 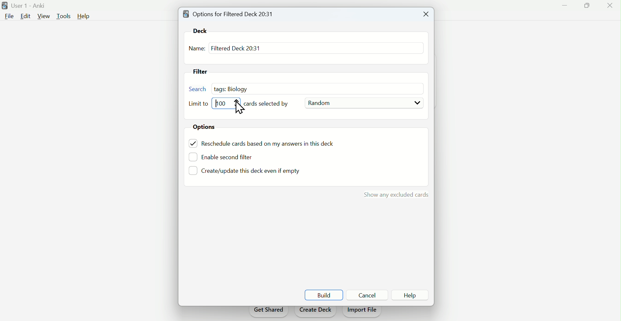 What do you see at coordinates (228, 103) in the screenshot?
I see `Limit bar` at bounding box center [228, 103].